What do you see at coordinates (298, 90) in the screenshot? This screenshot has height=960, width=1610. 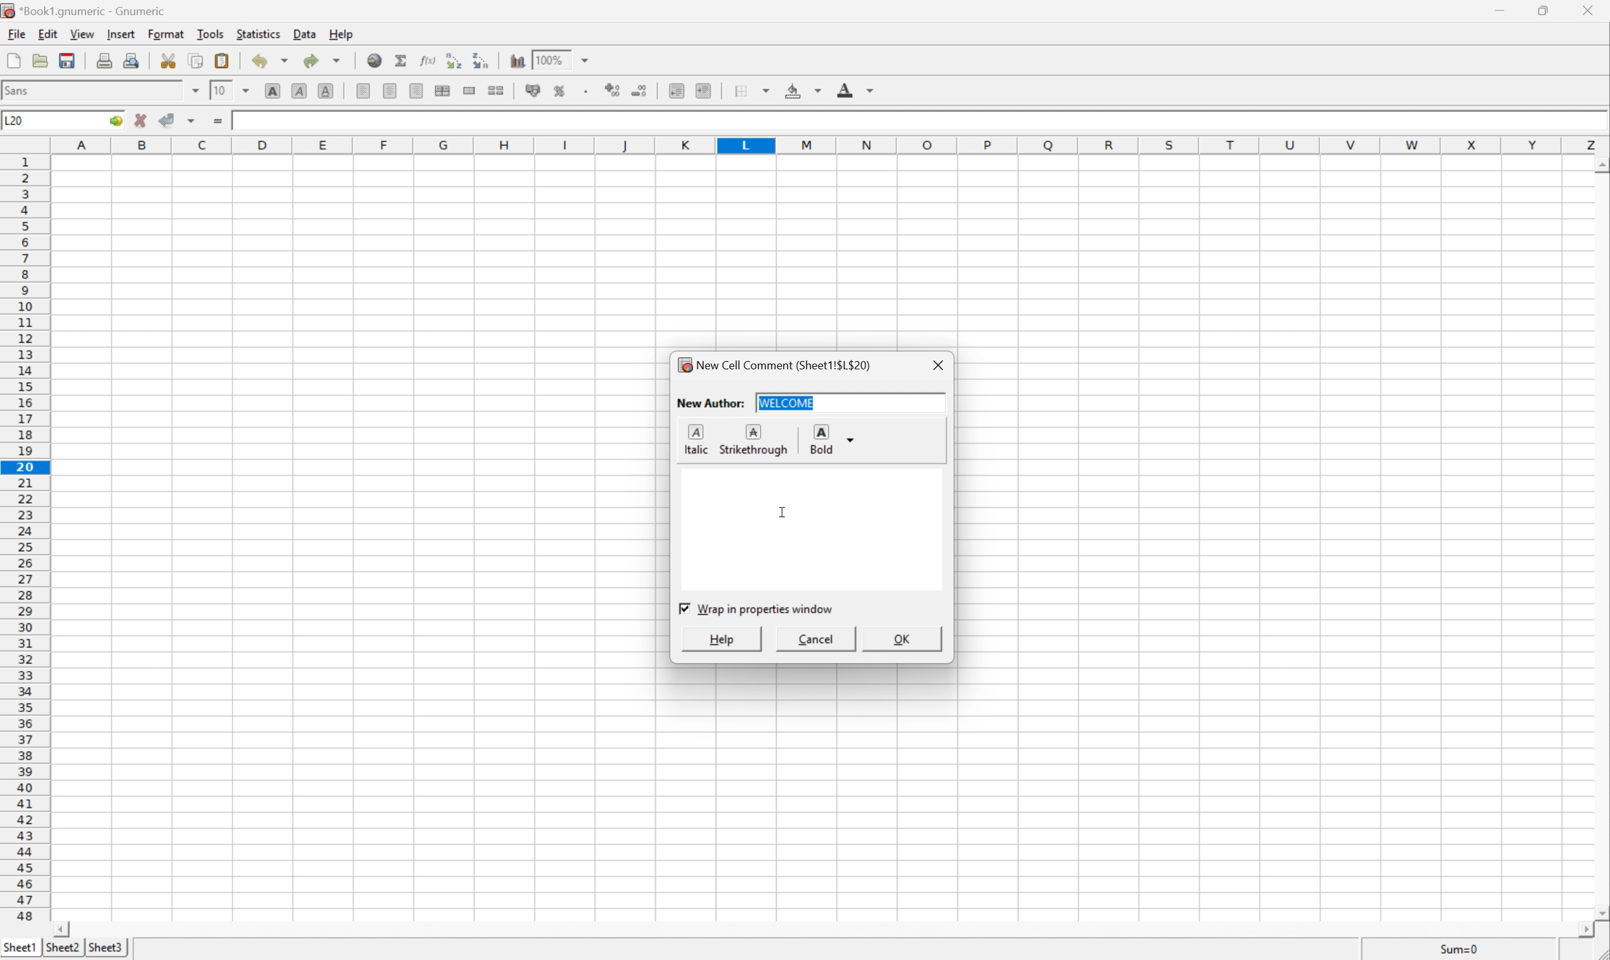 I see `Italic` at bounding box center [298, 90].